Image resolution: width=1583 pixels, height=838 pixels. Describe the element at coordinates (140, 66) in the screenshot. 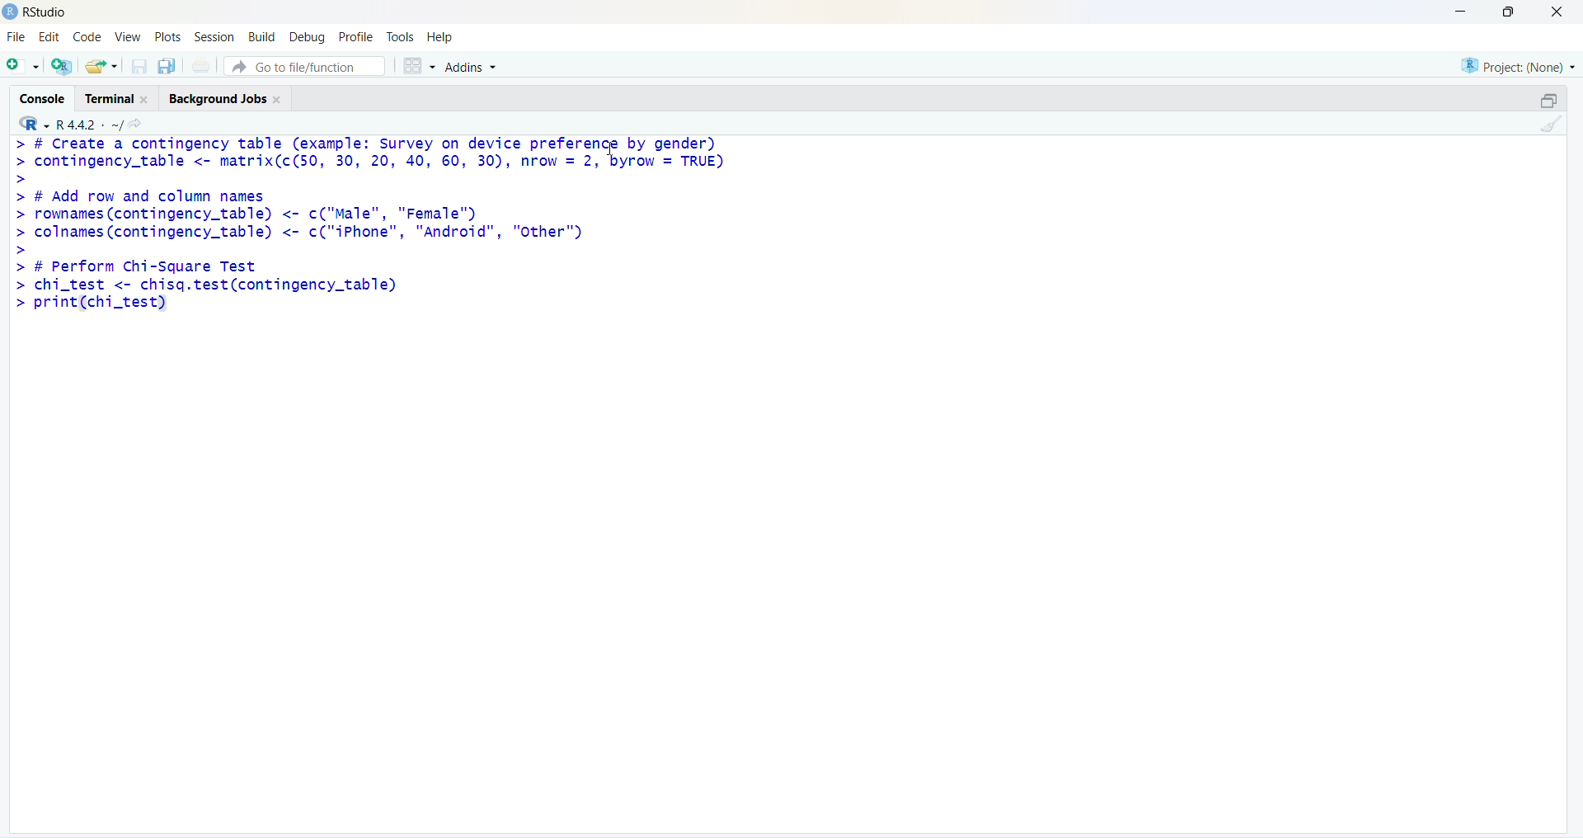

I see `save` at that location.